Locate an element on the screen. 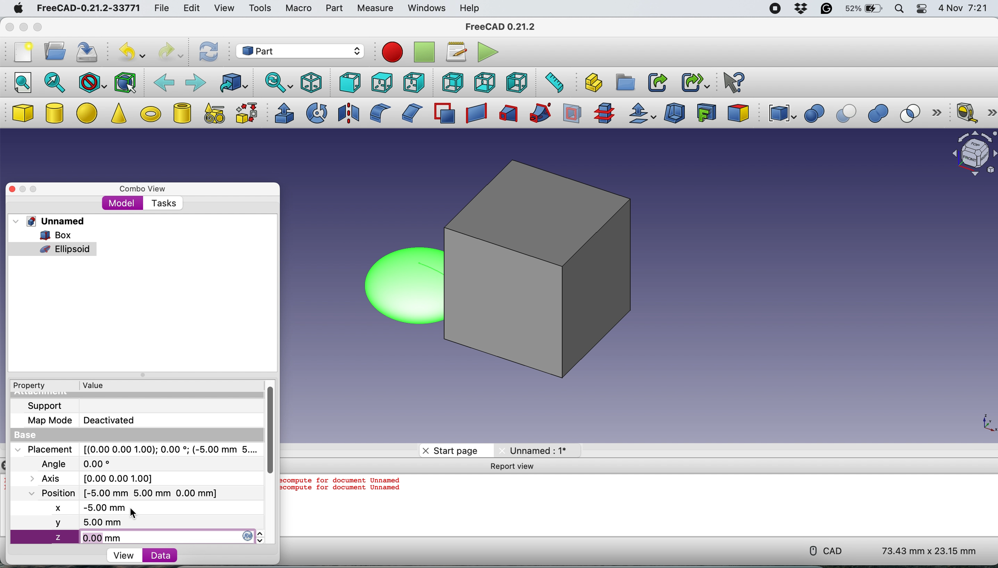 The image size is (998, 568). maximise is located at coordinates (41, 187).